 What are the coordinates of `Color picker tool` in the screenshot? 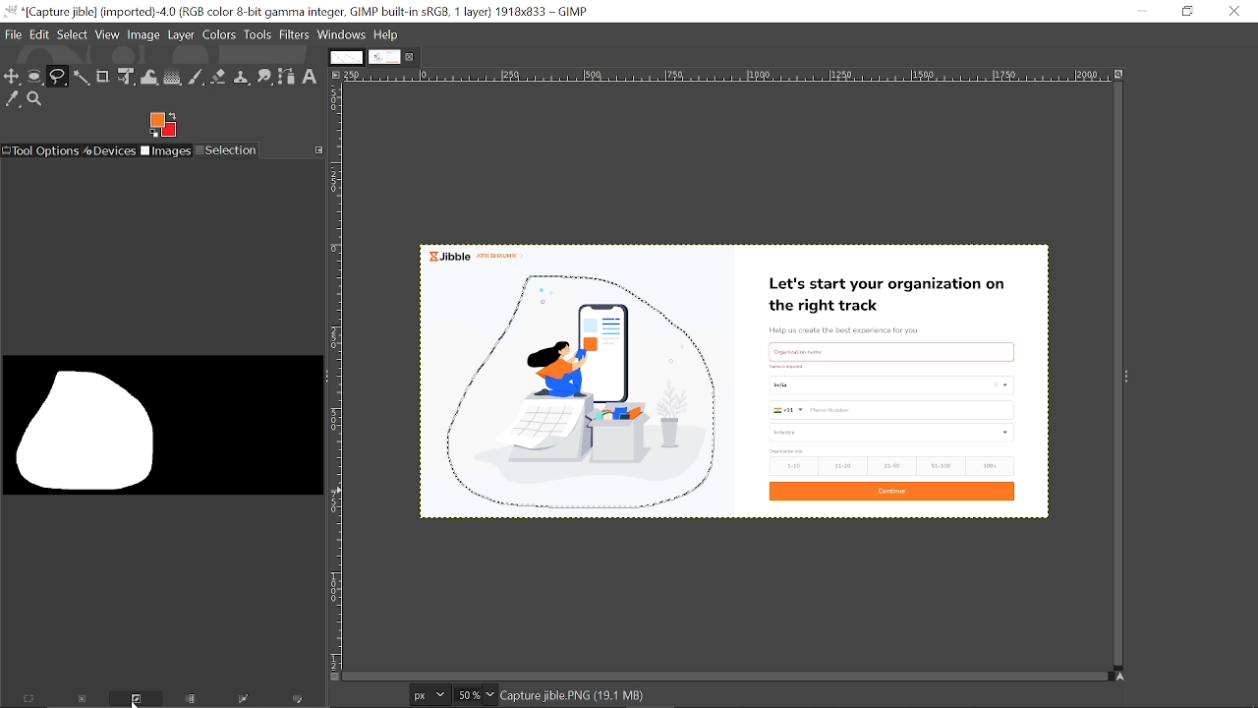 It's located at (12, 98).